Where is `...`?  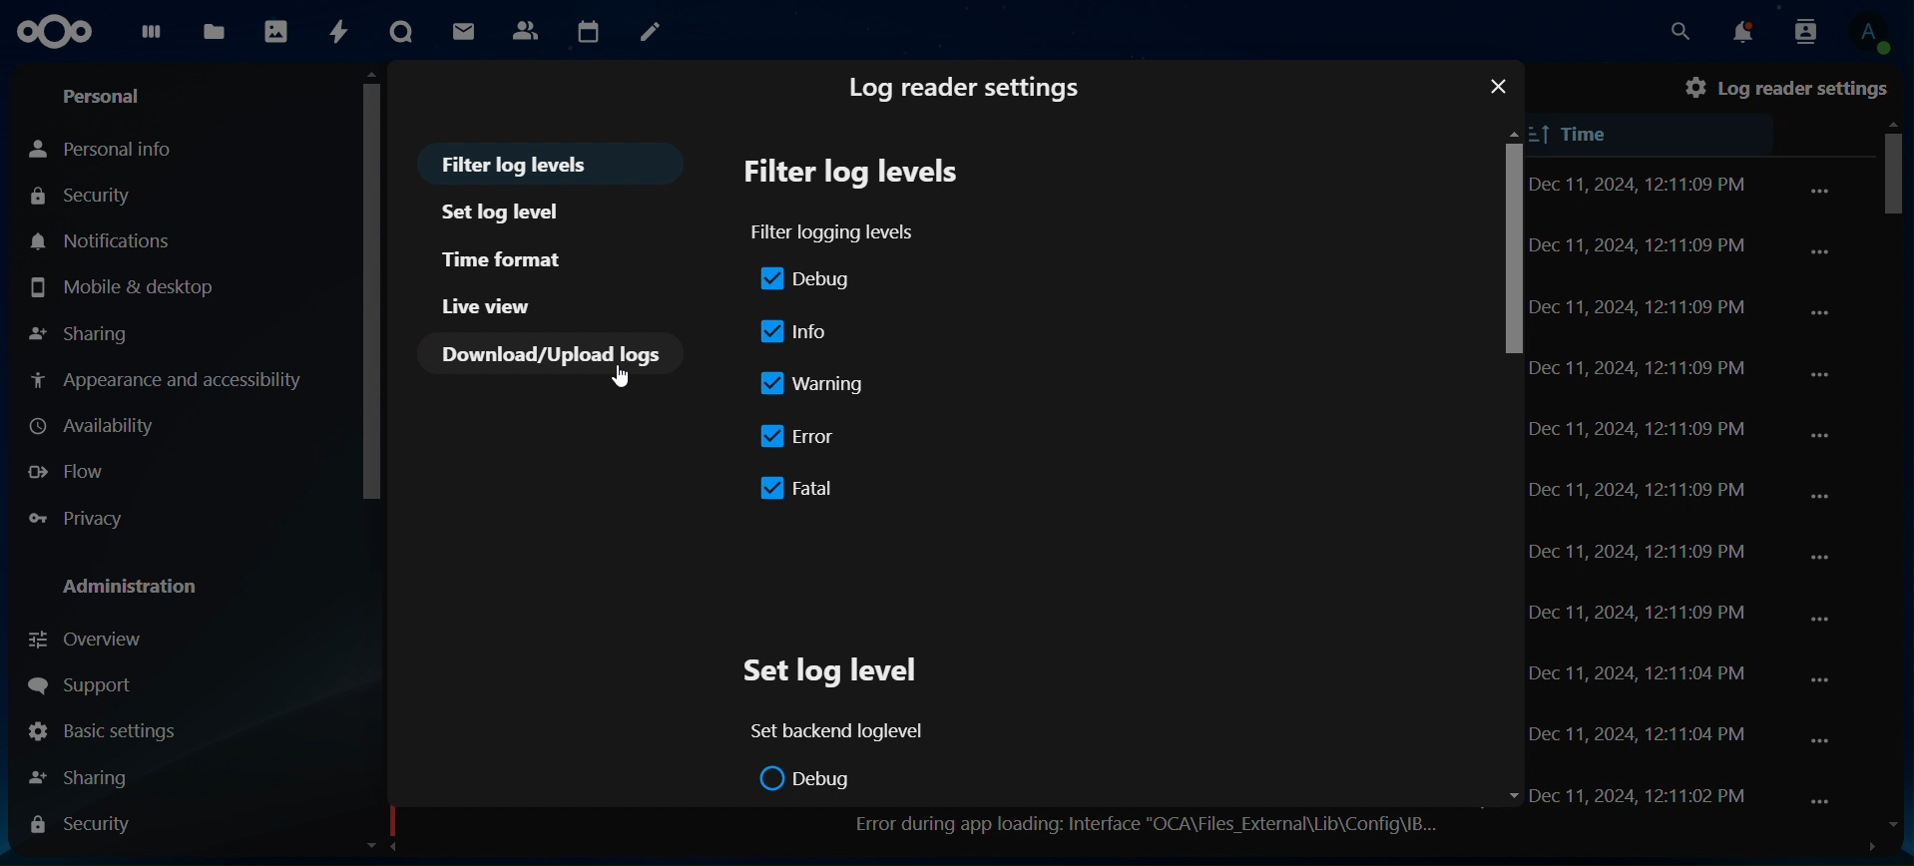 ... is located at coordinates (1820, 740).